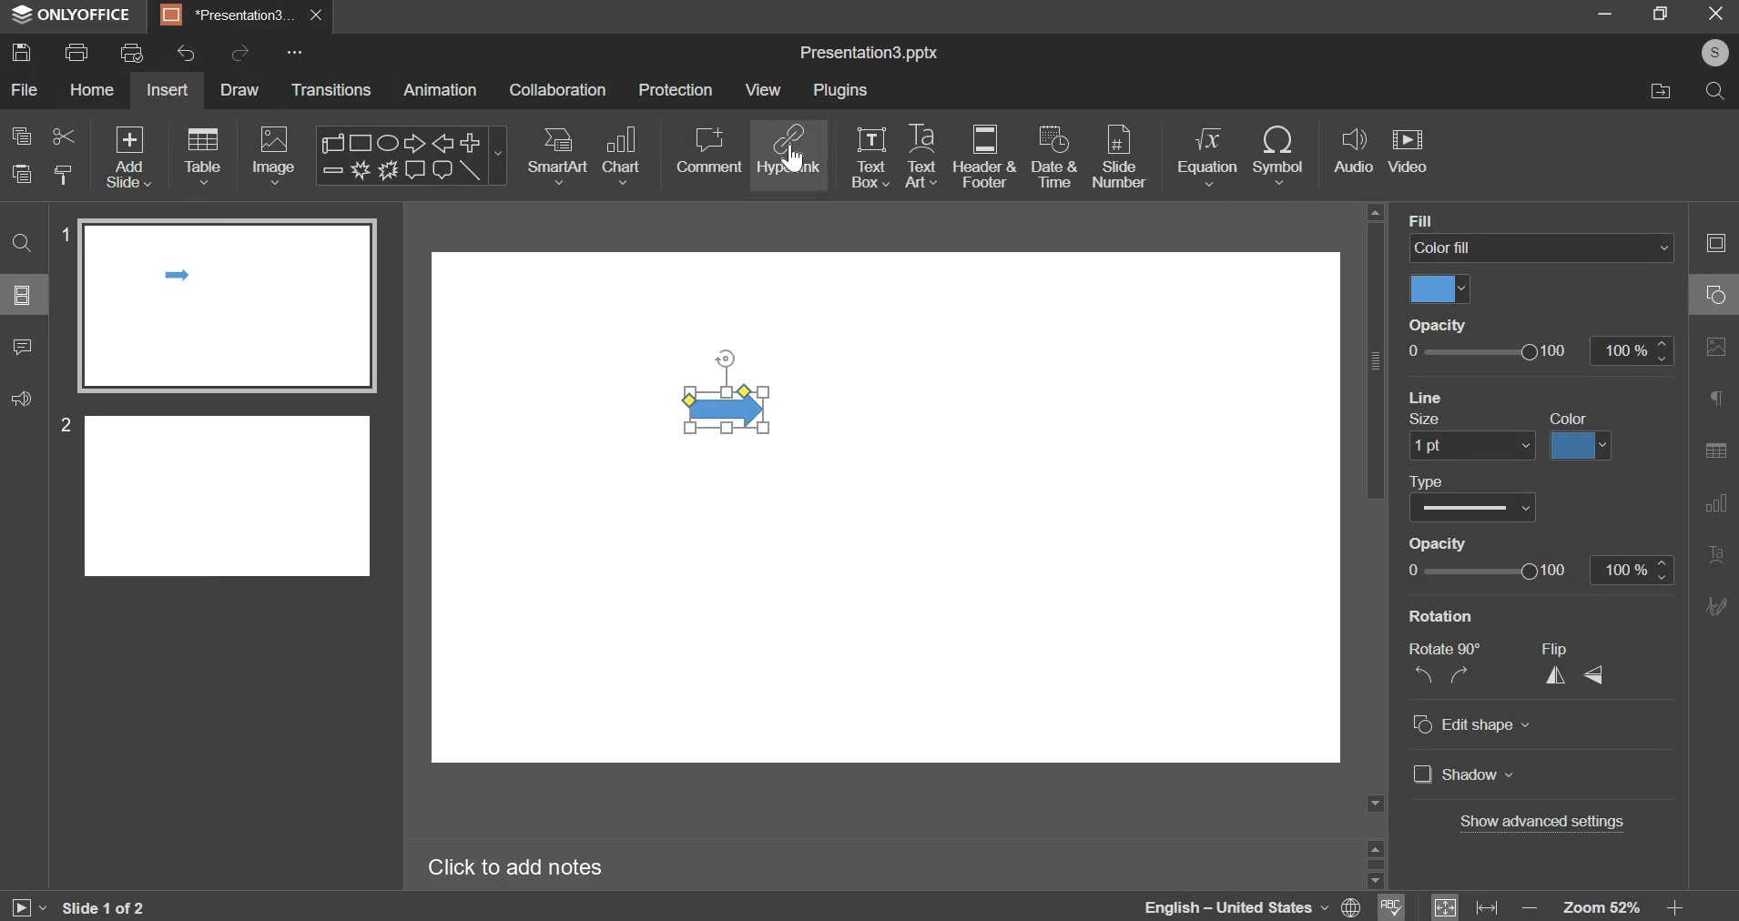  I want to click on animation, so click(439, 89).